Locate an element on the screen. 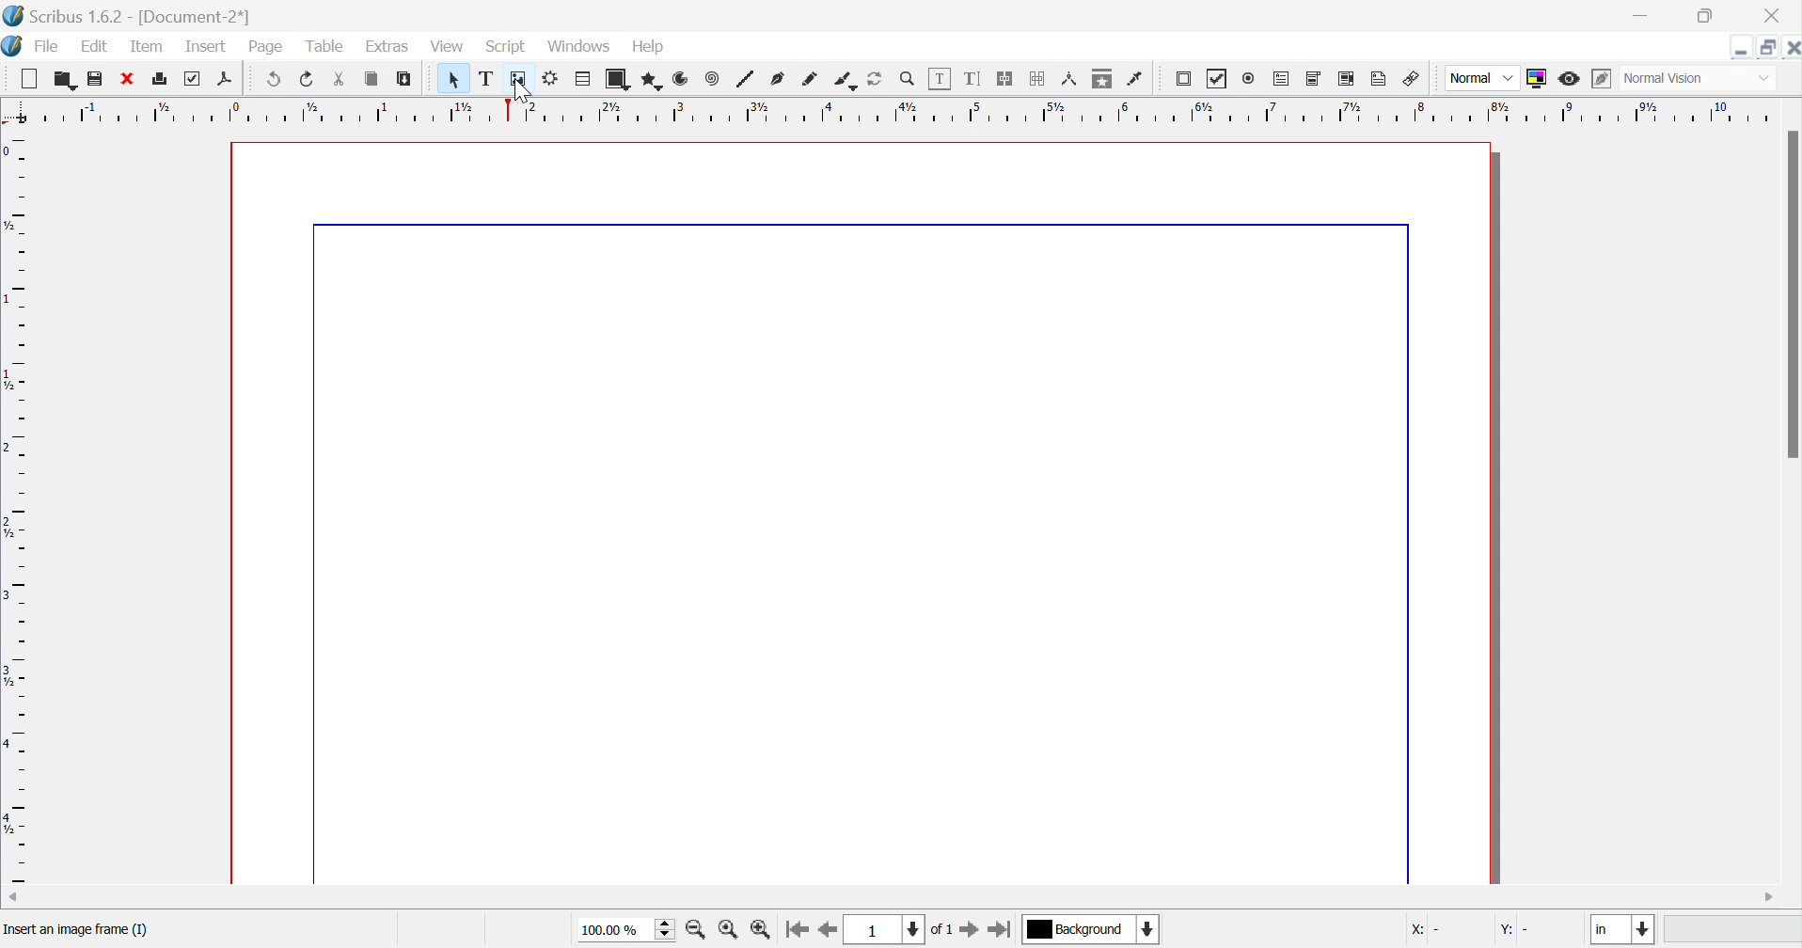 This screenshot has width=1802, height=948. restore down is located at coordinates (1764, 46).